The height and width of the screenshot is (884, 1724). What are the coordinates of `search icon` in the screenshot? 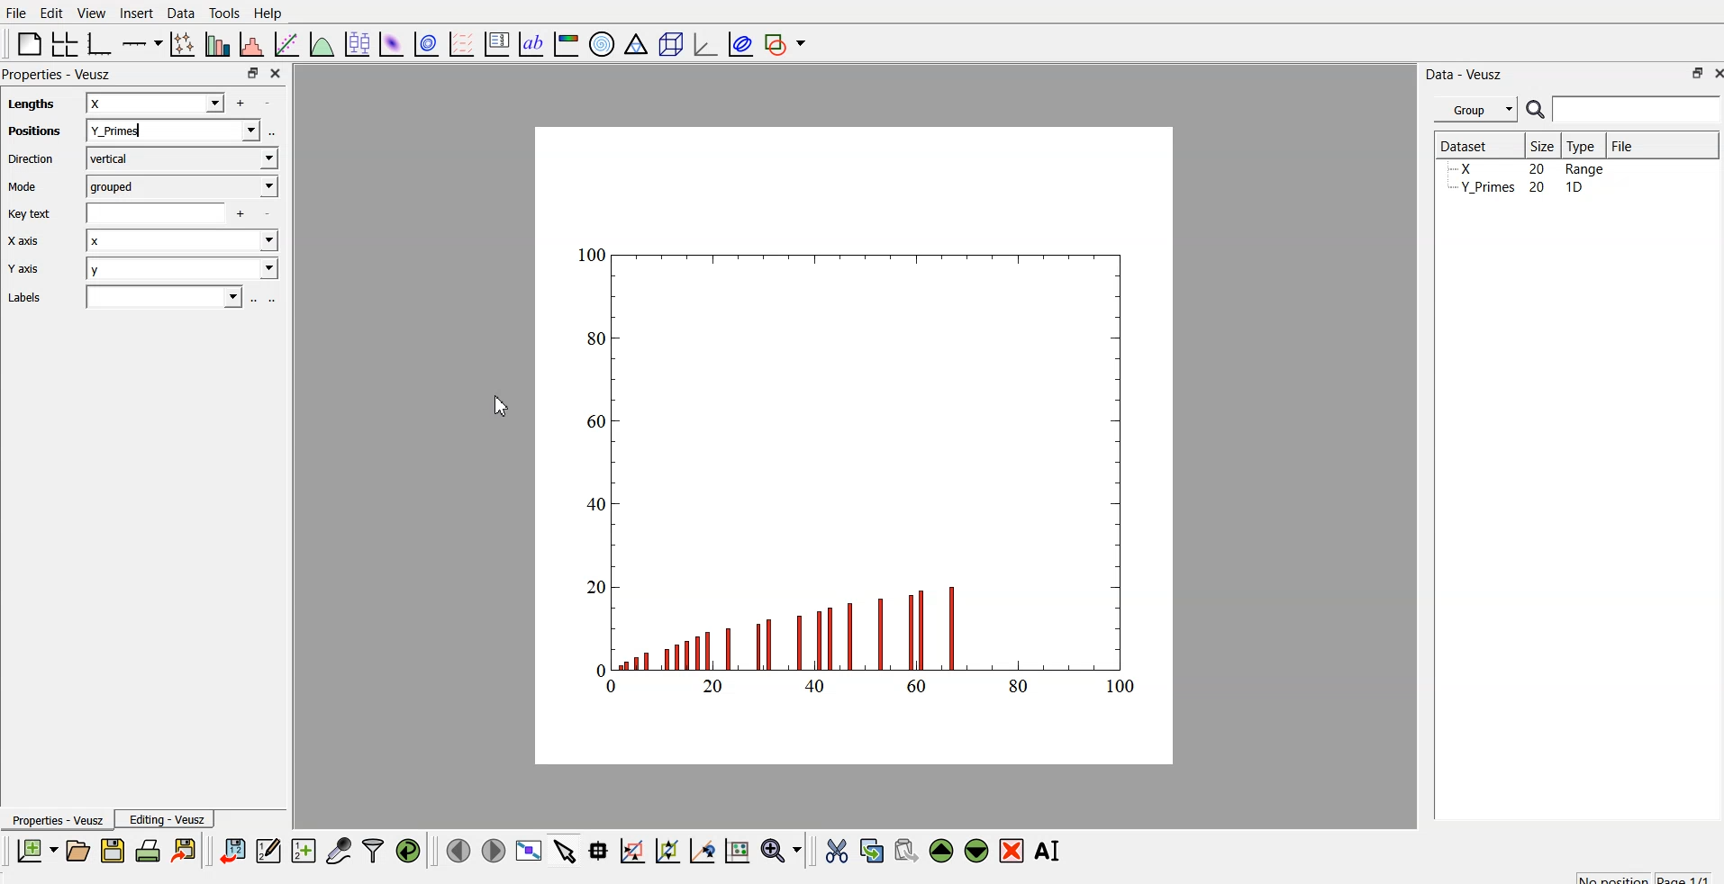 It's located at (1538, 112).